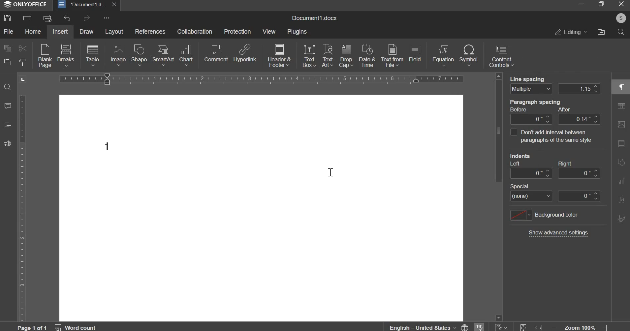 The image size is (630, 331). I want to click on spelling, so click(479, 327).